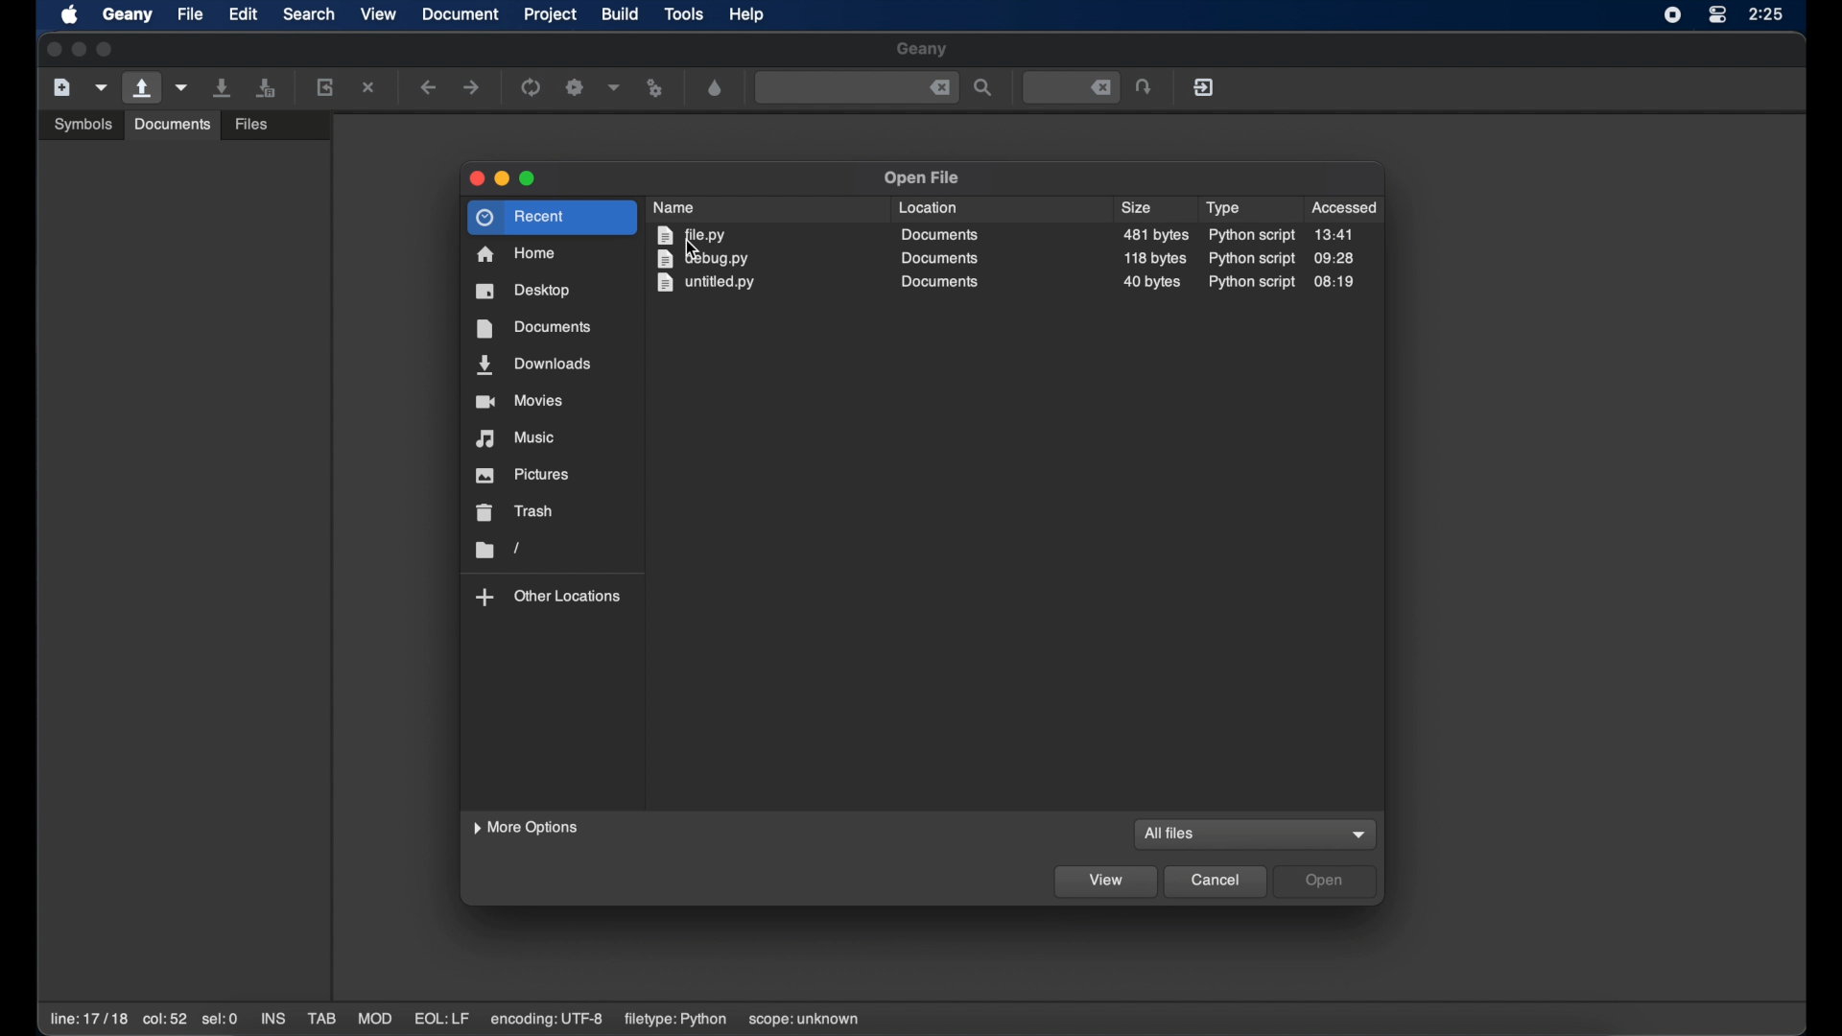 Image resolution: width=1842 pixels, height=1036 pixels. What do you see at coordinates (1169, 835) in the screenshot?
I see `all files` at bounding box center [1169, 835].